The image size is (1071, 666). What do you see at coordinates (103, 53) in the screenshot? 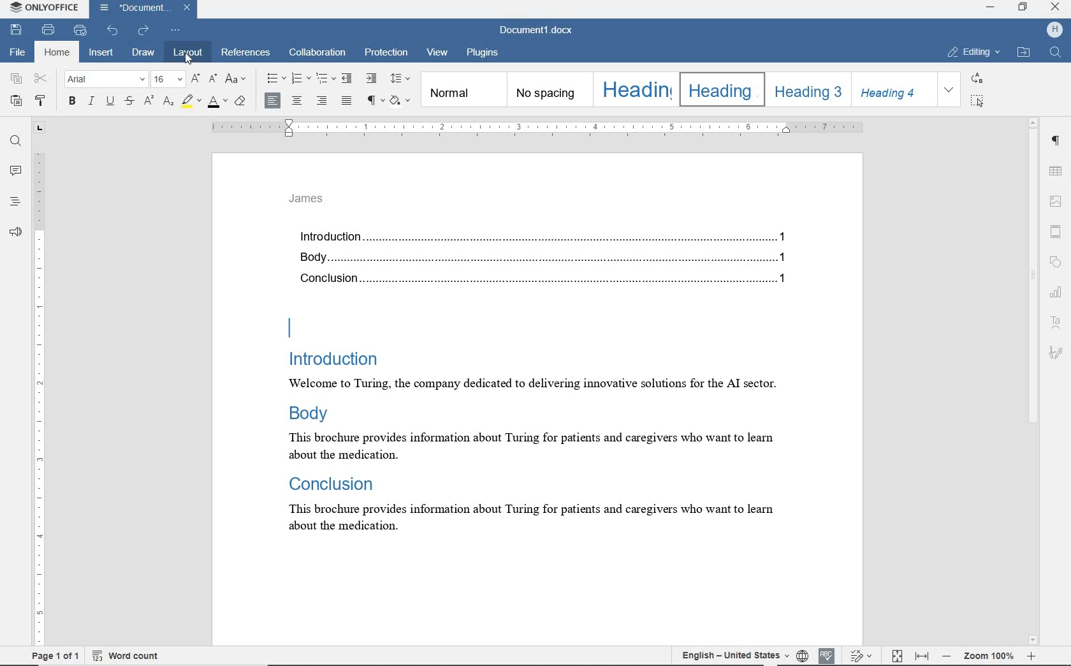
I see `insert` at bounding box center [103, 53].